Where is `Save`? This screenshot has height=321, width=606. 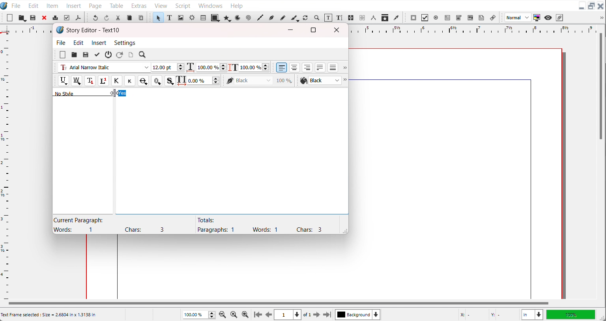
Save is located at coordinates (22, 18).